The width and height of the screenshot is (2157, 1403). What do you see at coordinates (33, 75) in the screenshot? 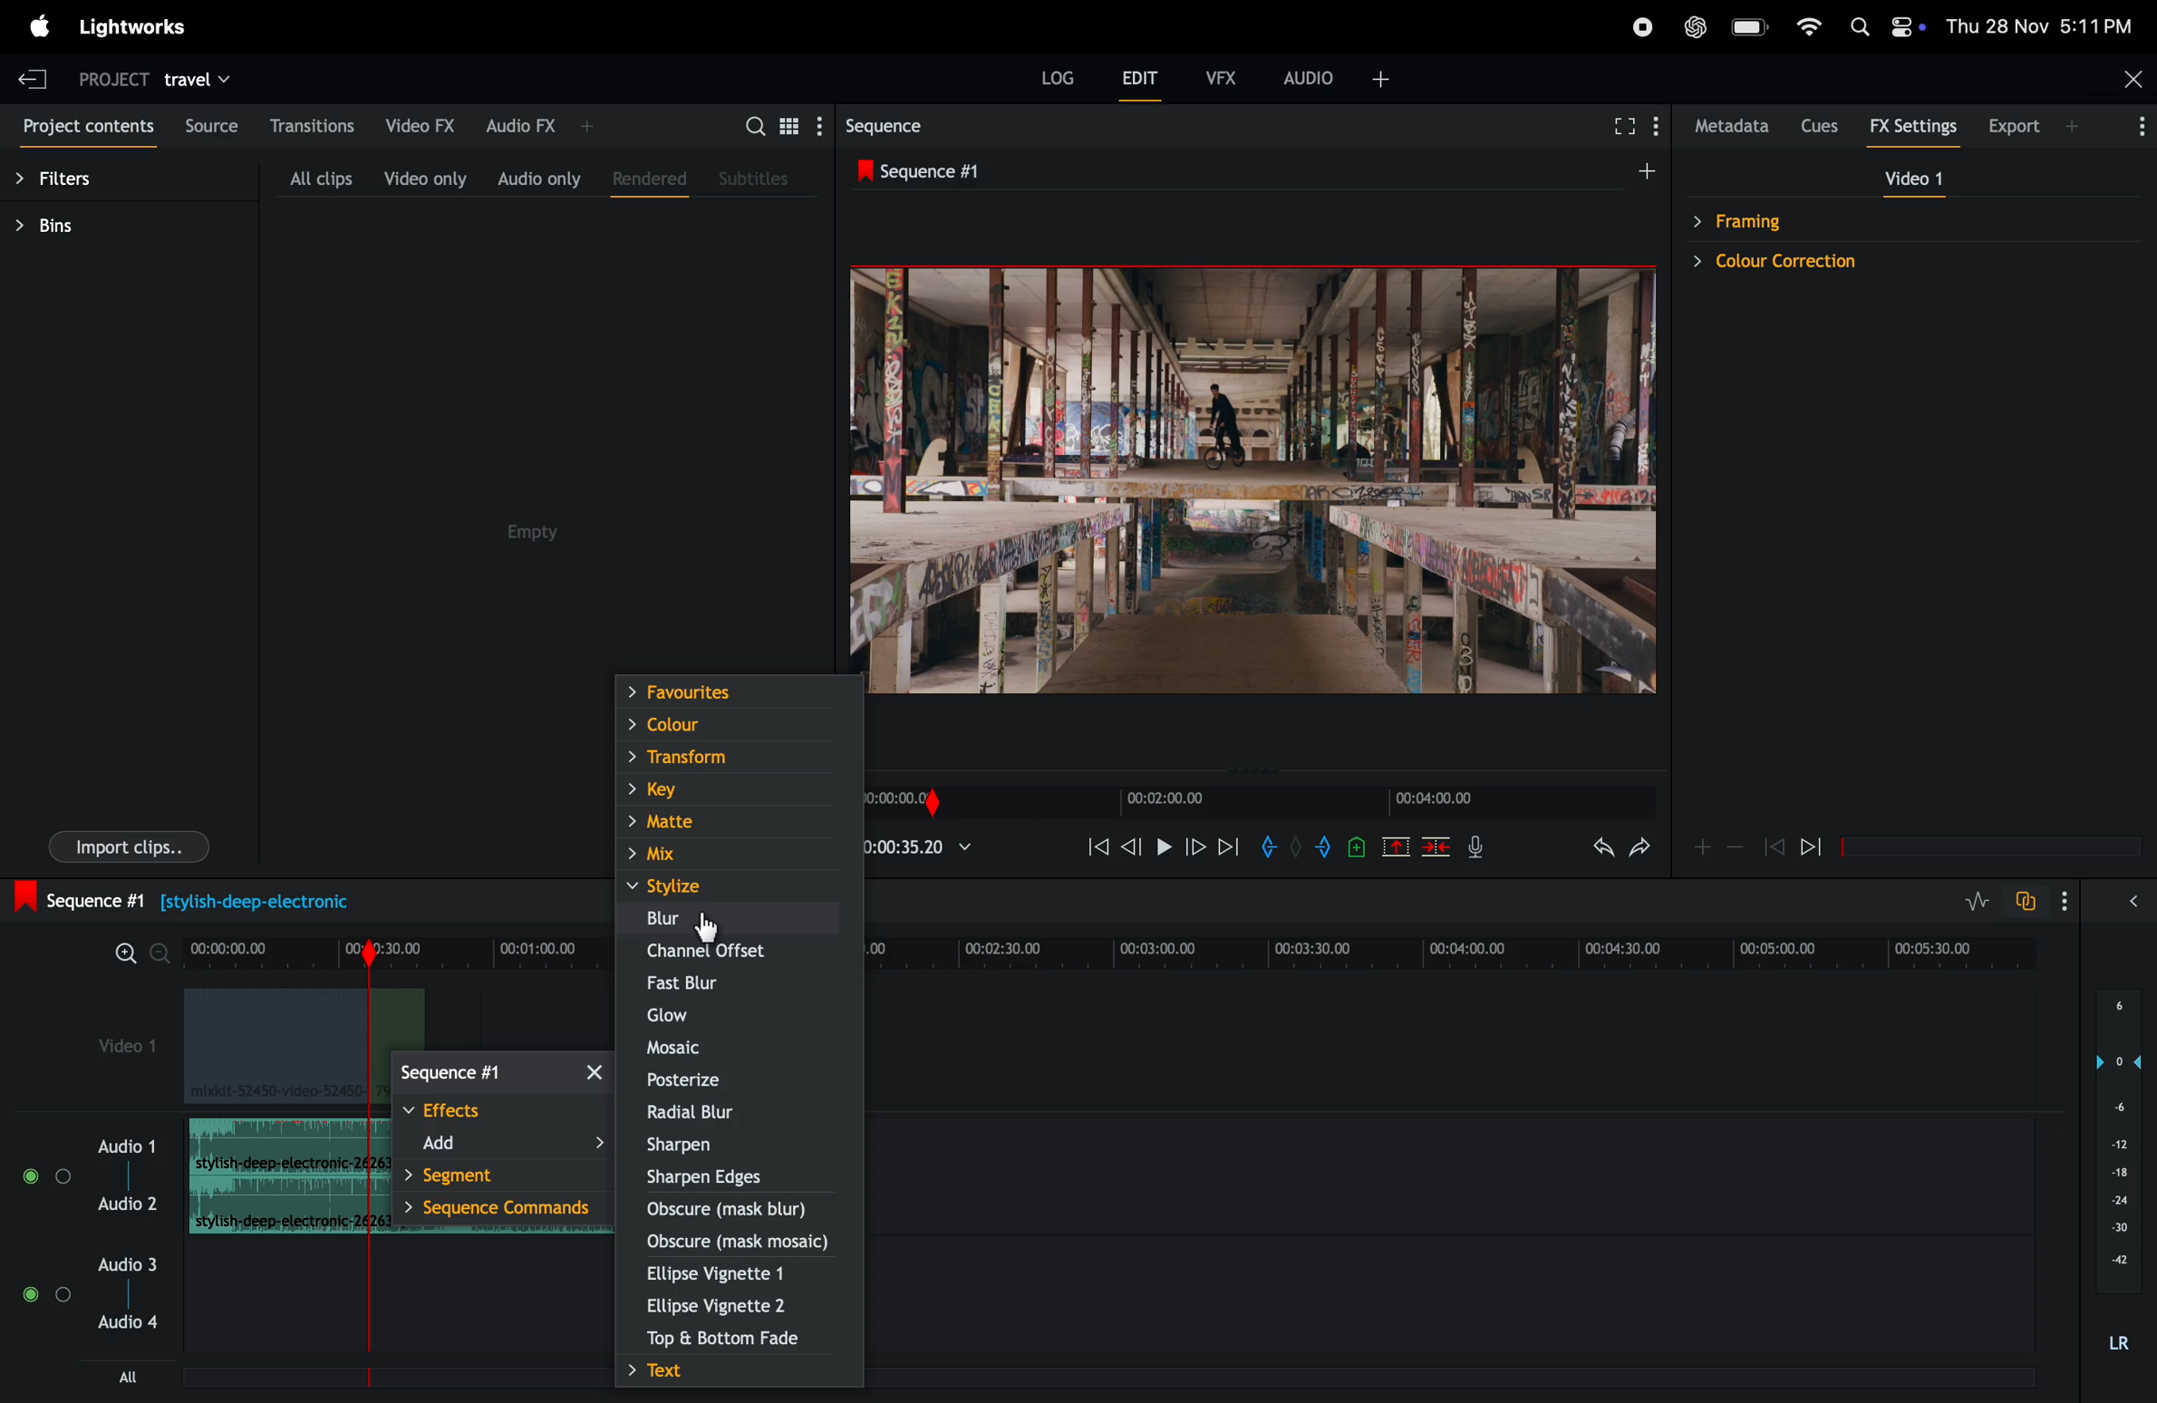
I see `exit` at bounding box center [33, 75].